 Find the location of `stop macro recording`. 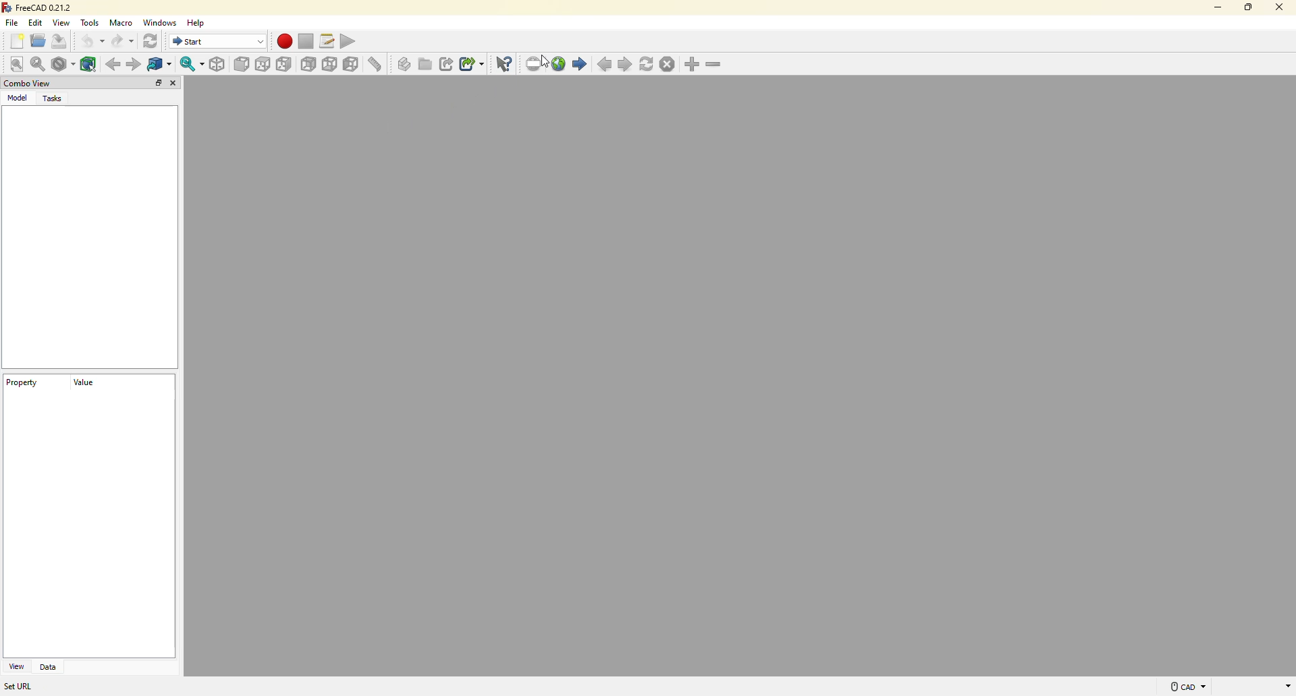

stop macro recording is located at coordinates (305, 42).